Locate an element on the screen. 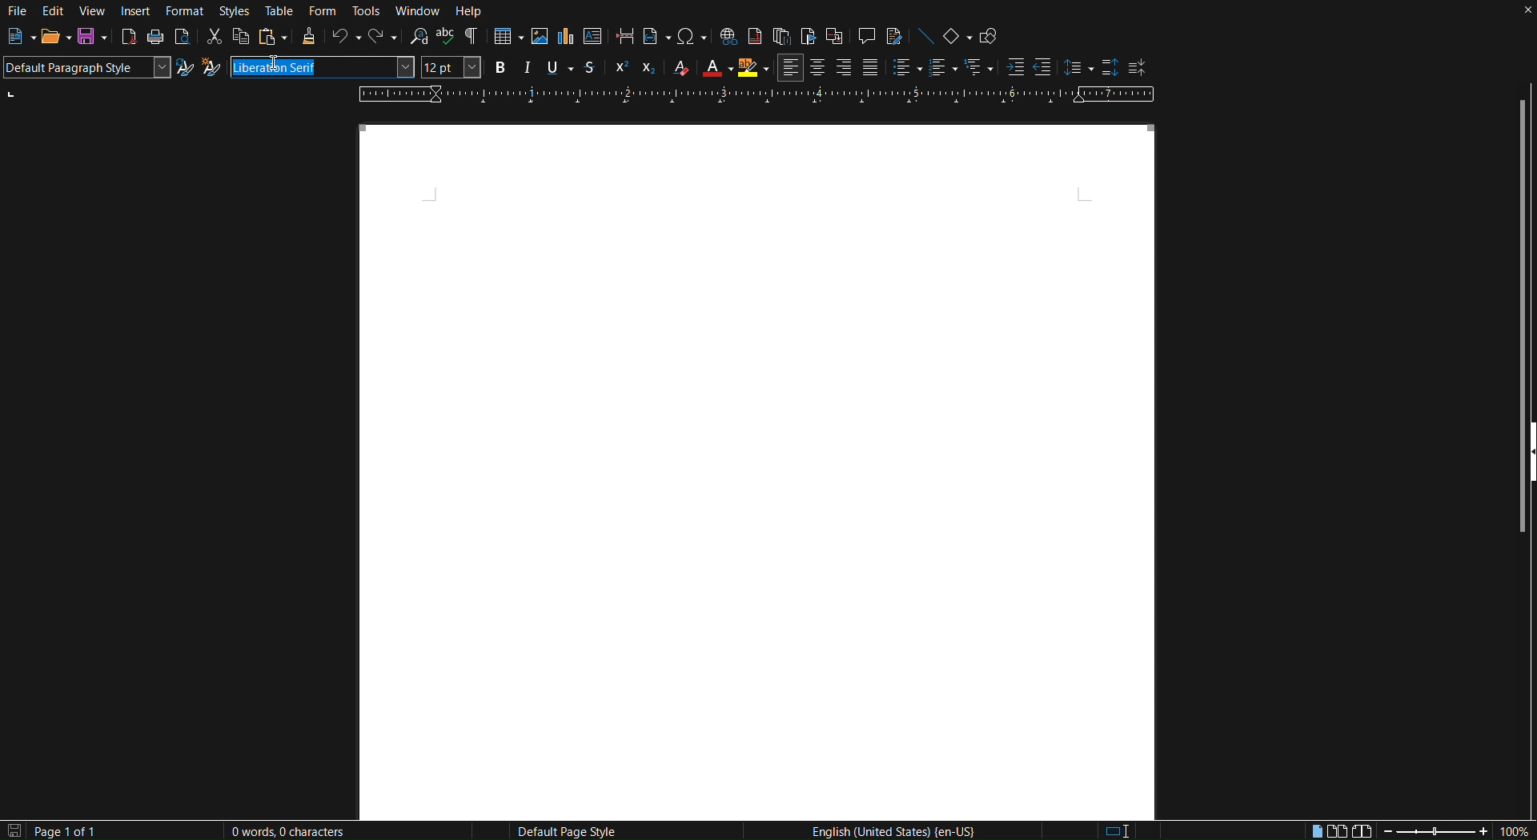  Standard Selection is located at coordinates (1123, 831).